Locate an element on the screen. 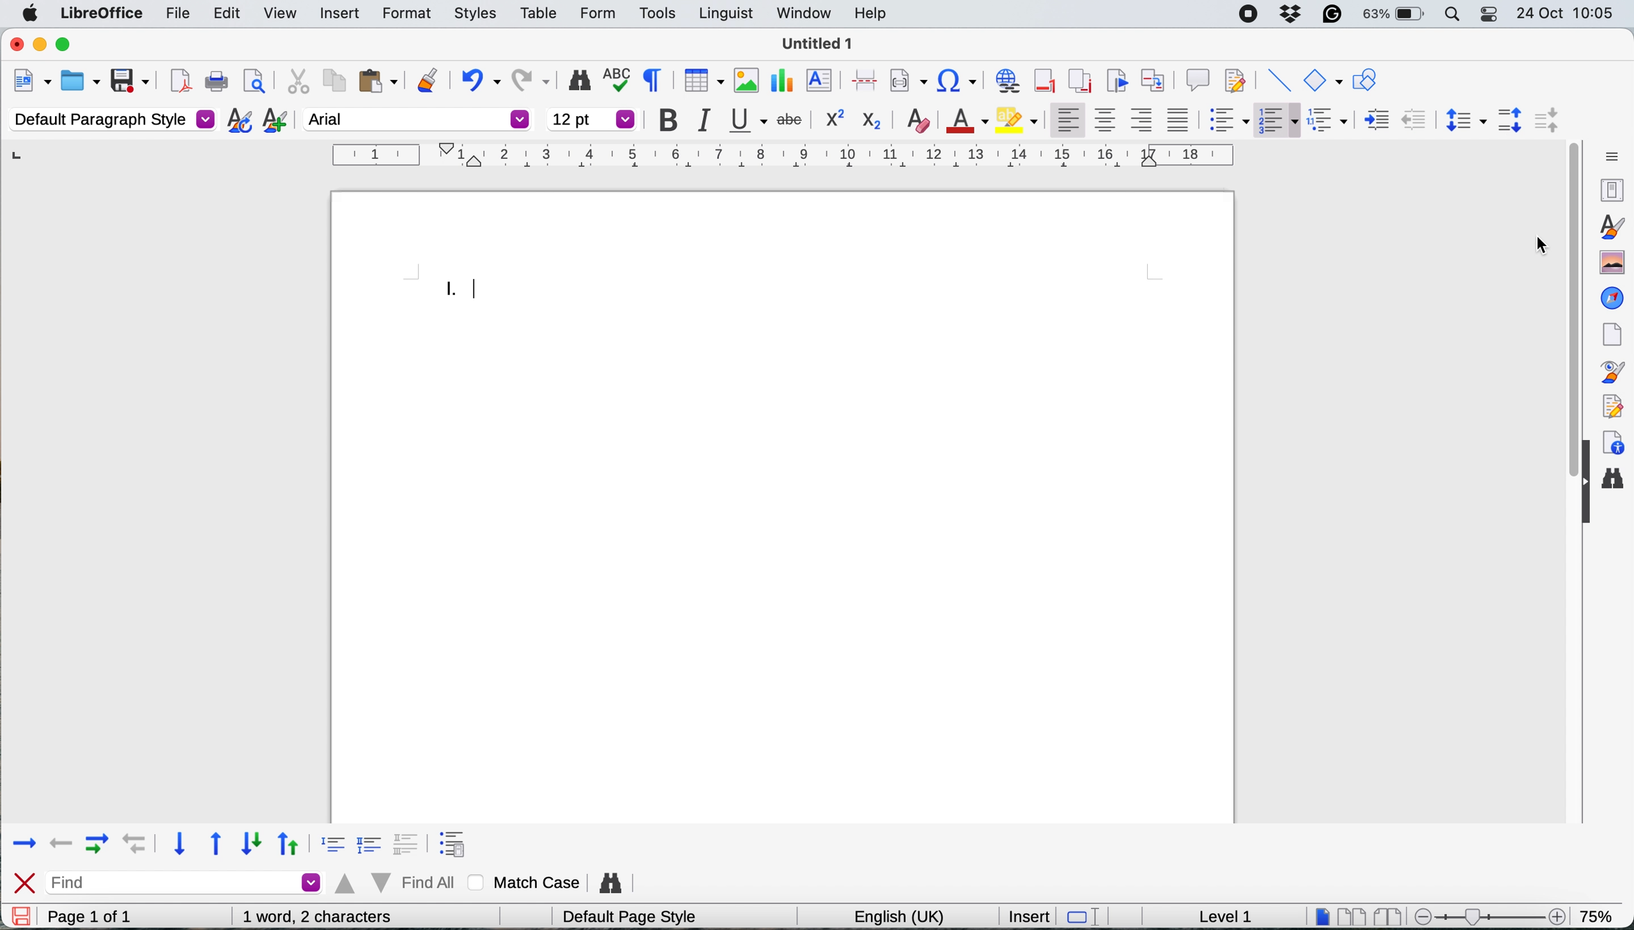 The width and height of the screenshot is (1634, 930). insert table is located at coordinates (702, 82).